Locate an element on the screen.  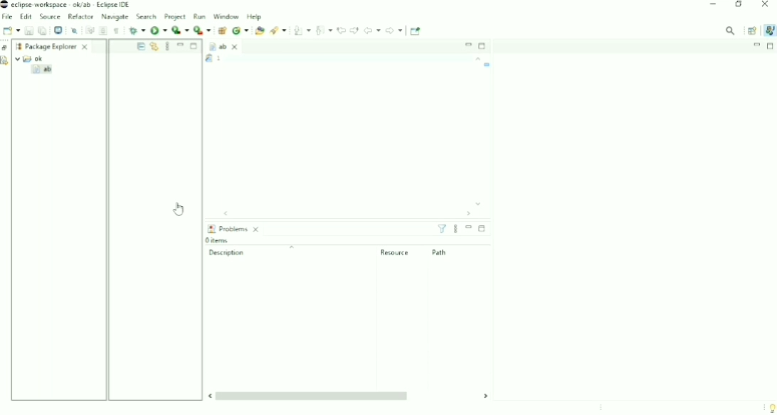
Window is located at coordinates (226, 16).